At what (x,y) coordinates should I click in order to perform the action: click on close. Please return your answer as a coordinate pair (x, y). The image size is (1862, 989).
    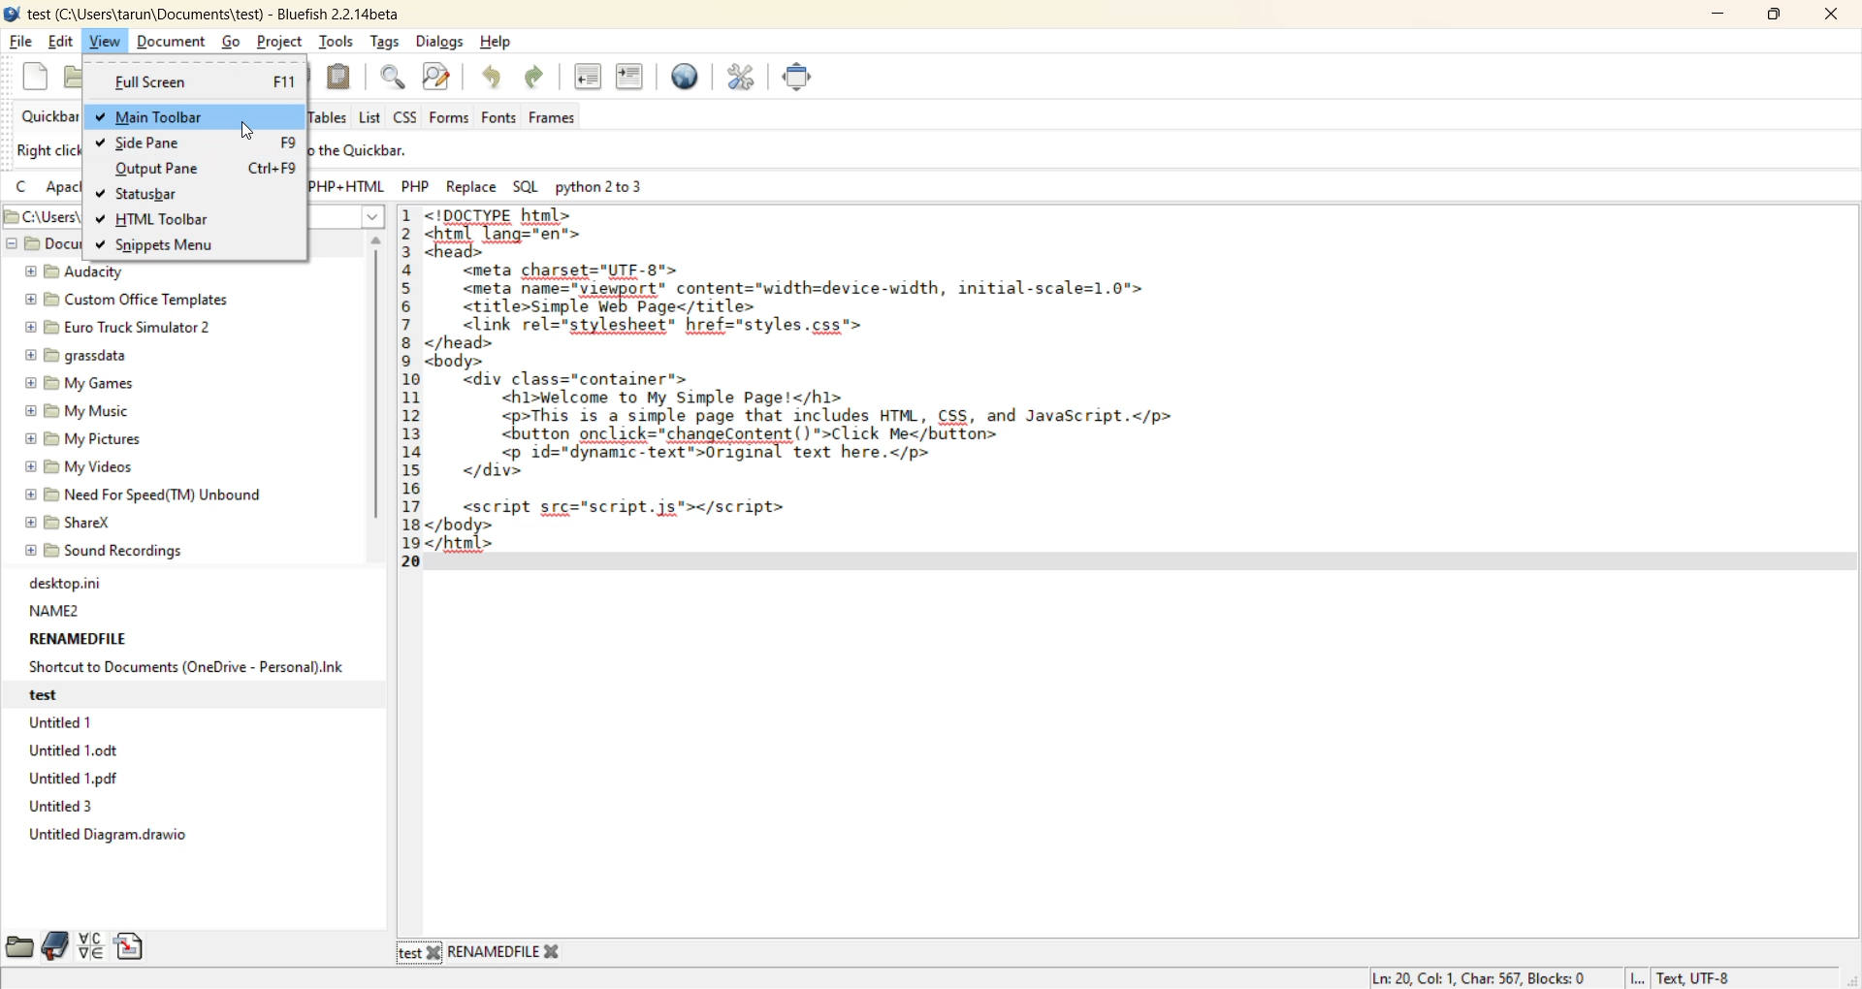
    Looking at the image, I should click on (1827, 15).